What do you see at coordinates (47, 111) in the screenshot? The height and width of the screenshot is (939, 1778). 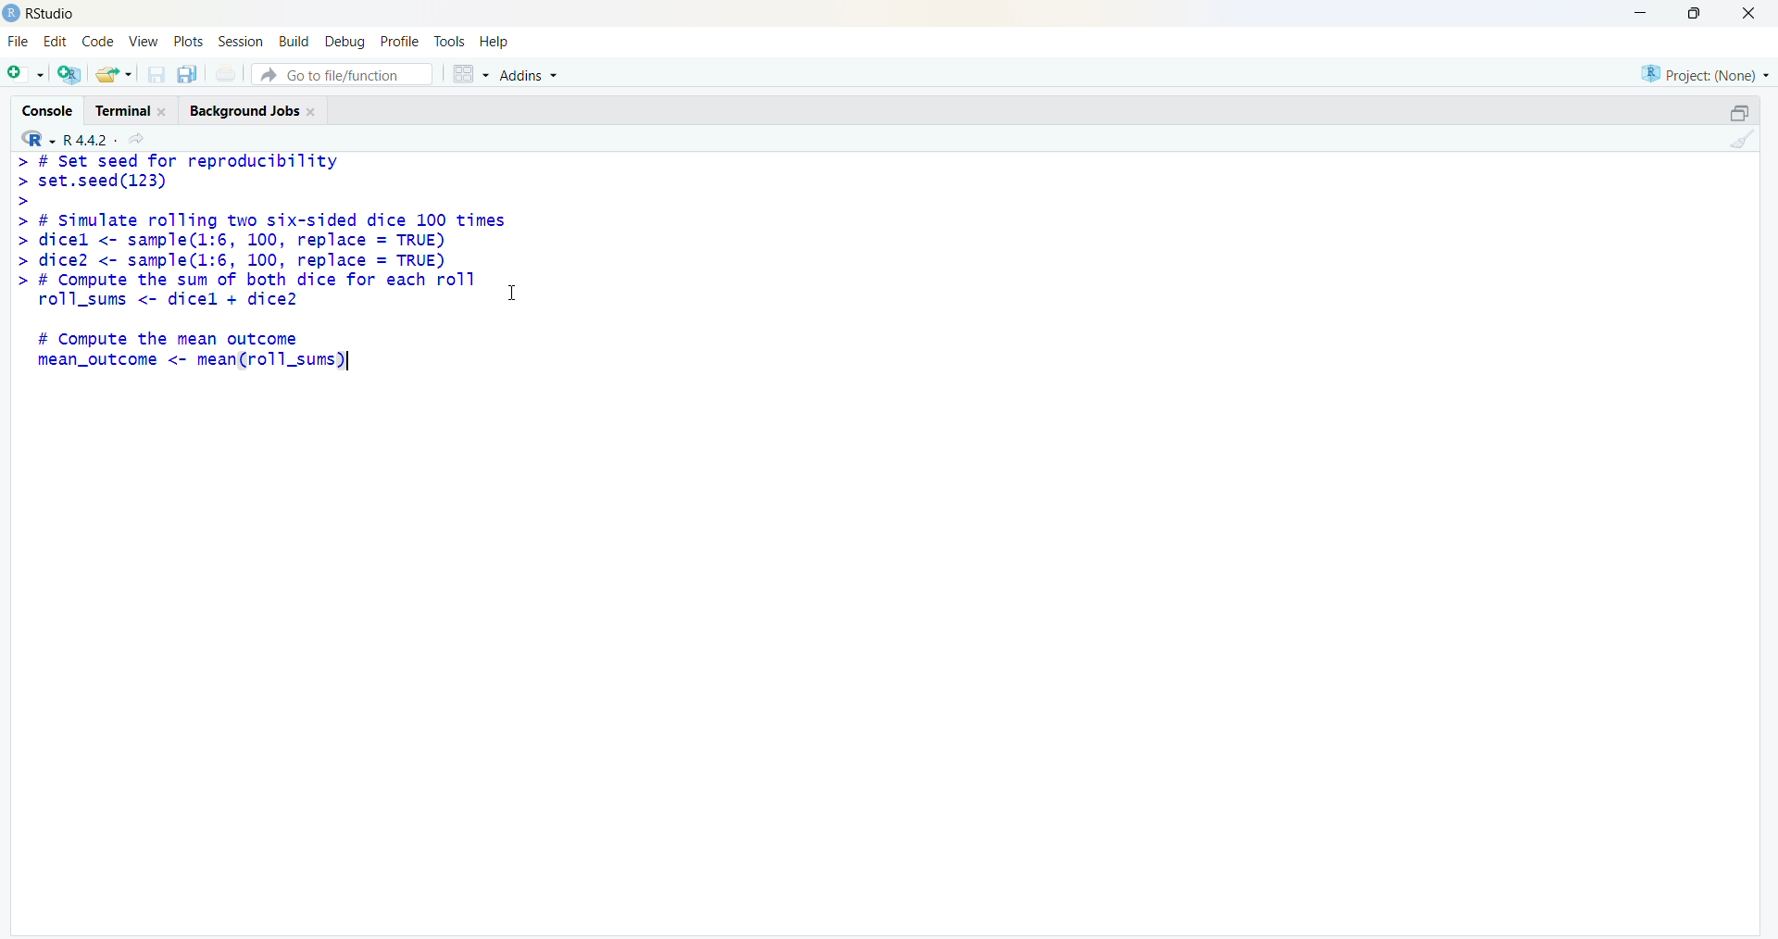 I see `cosole` at bounding box center [47, 111].